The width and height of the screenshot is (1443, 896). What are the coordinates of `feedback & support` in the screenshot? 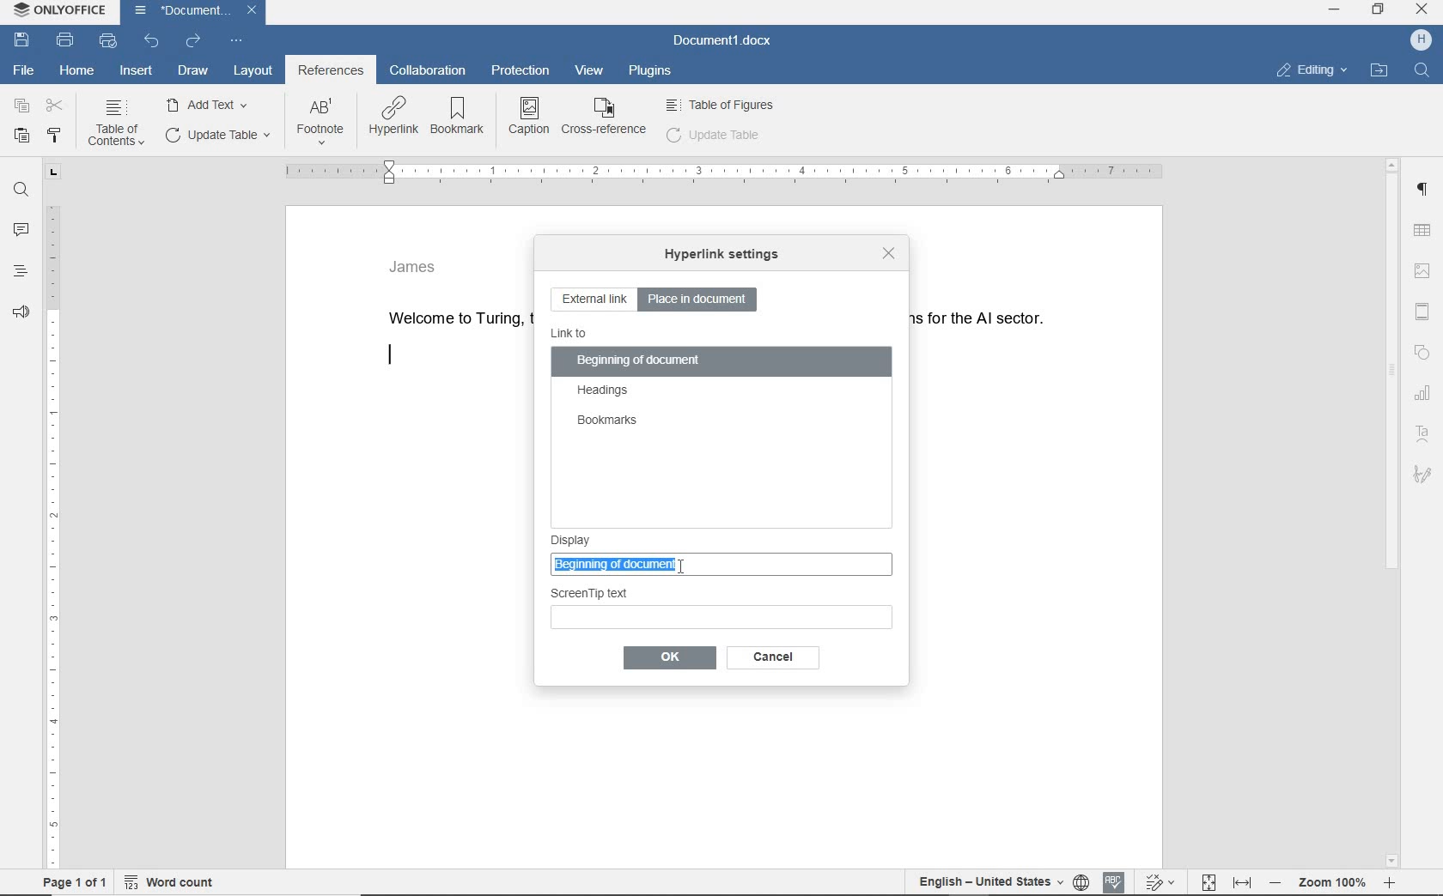 It's located at (19, 316).